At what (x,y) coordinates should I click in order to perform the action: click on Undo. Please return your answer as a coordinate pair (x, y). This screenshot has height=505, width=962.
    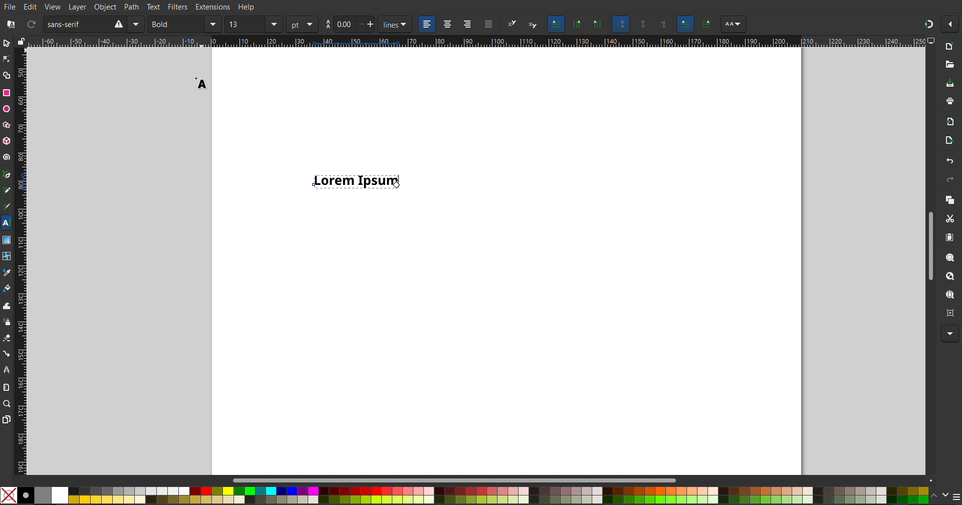
    Looking at the image, I should click on (949, 161).